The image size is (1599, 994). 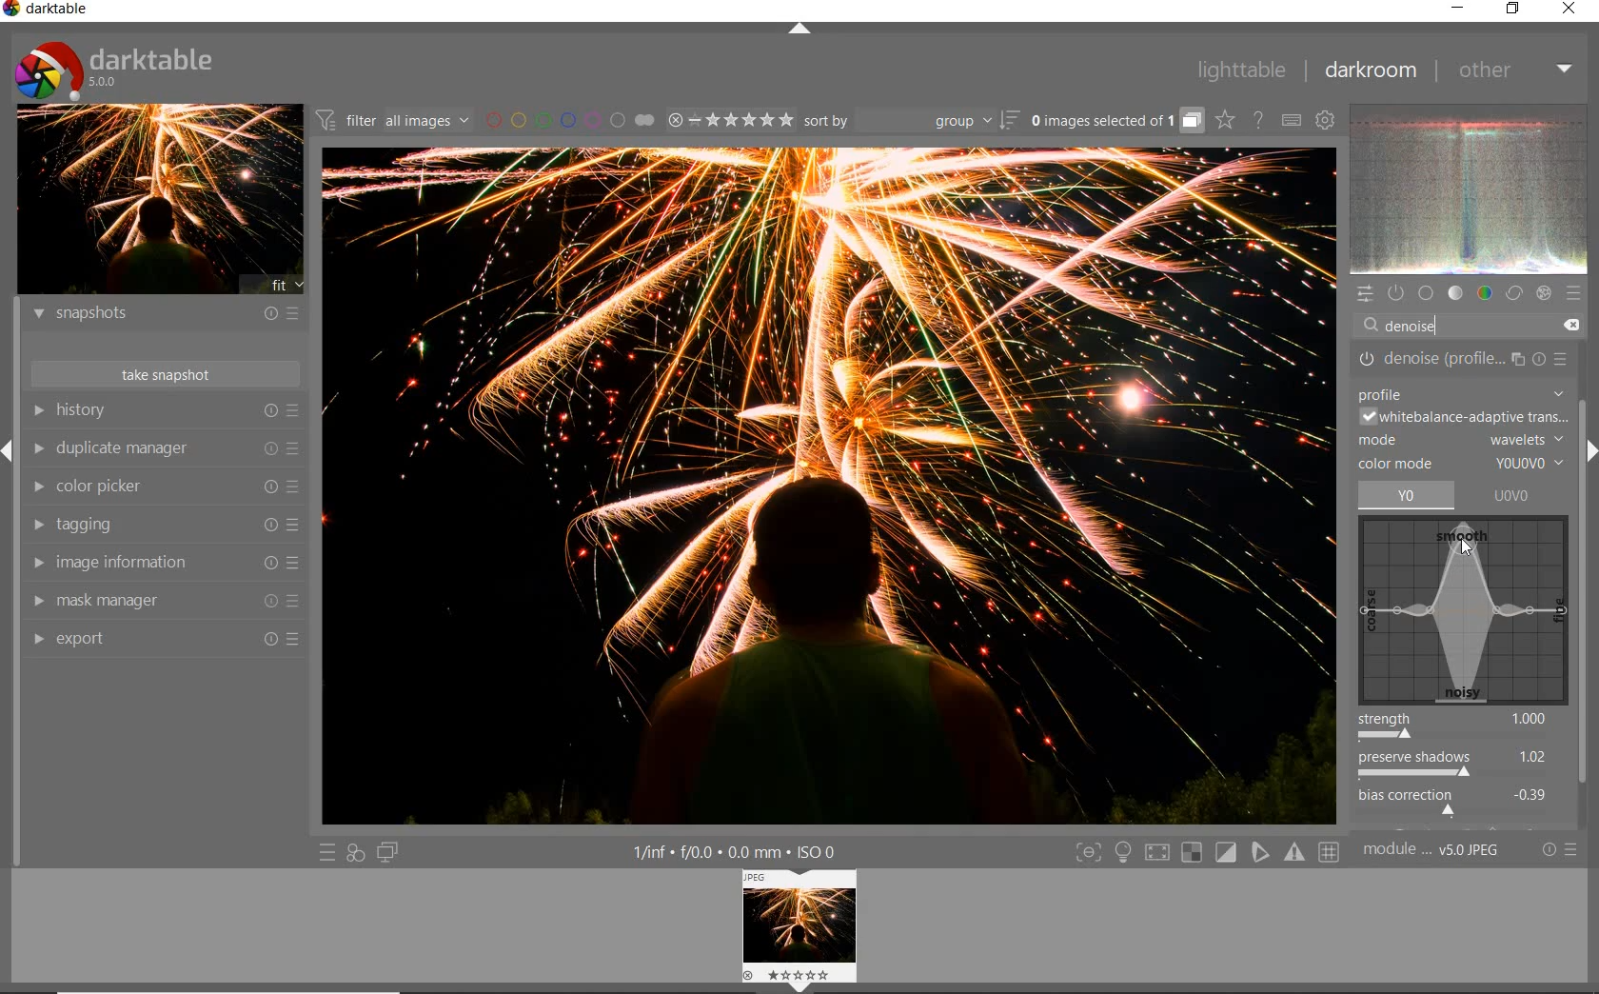 What do you see at coordinates (48, 10) in the screenshot?
I see `Darktable` at bounding box center [48, 10].